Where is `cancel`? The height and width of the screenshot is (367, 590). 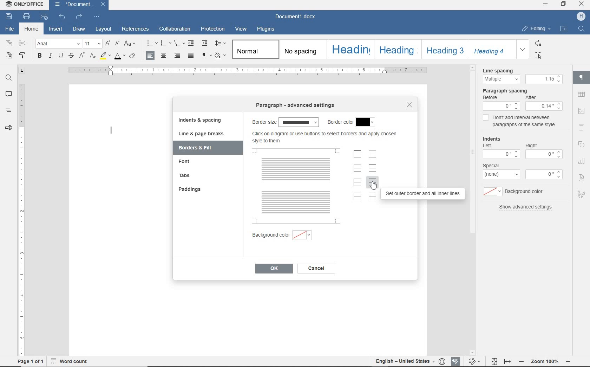
cancel is located at coordinates (321, 269).